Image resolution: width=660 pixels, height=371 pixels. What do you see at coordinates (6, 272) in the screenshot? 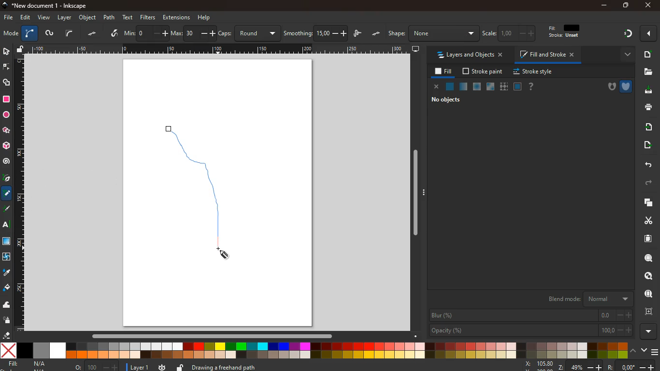
I see `drop` at bounding box center [6, 272].